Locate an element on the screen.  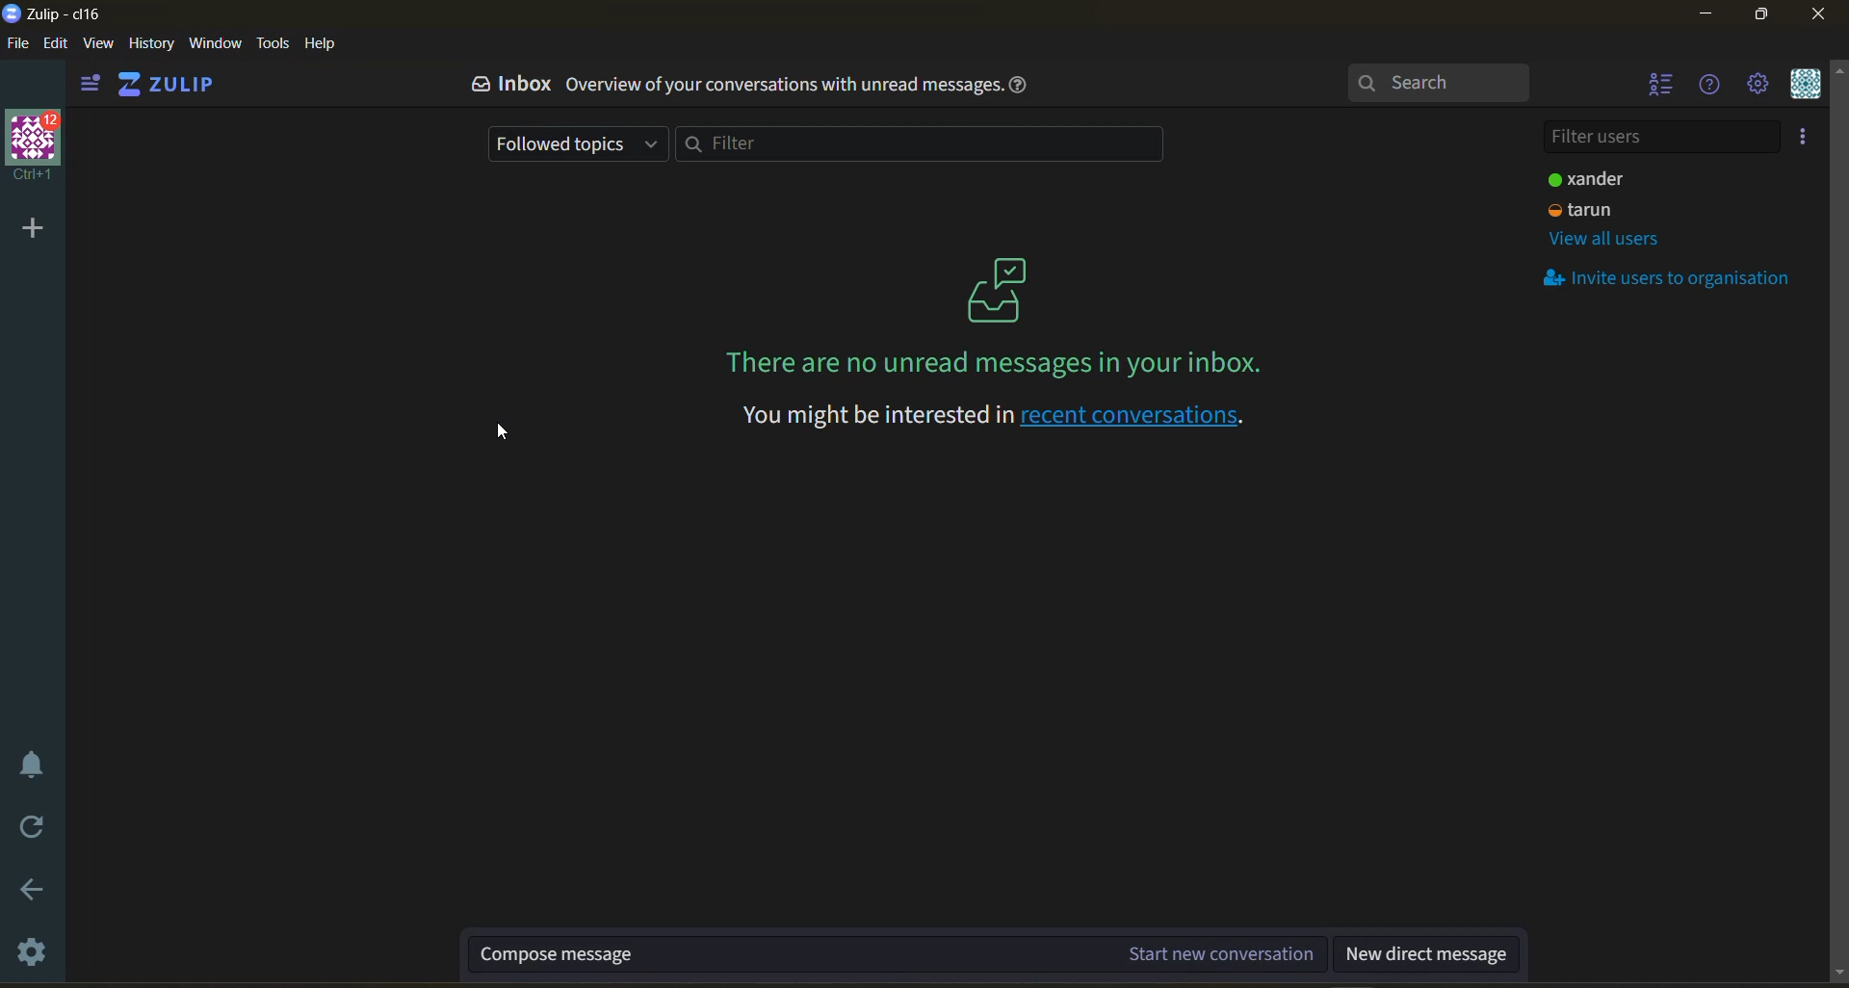
help is located at coordinates (1020, 88).